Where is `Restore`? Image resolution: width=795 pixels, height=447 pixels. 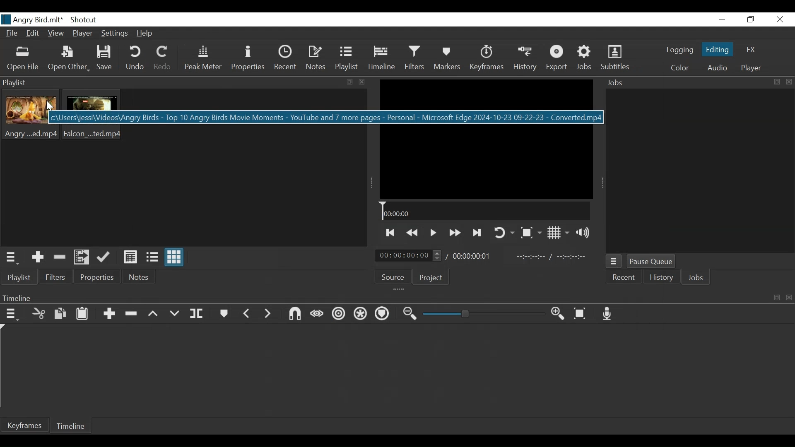 Restore is located at coordinates (749, 19).